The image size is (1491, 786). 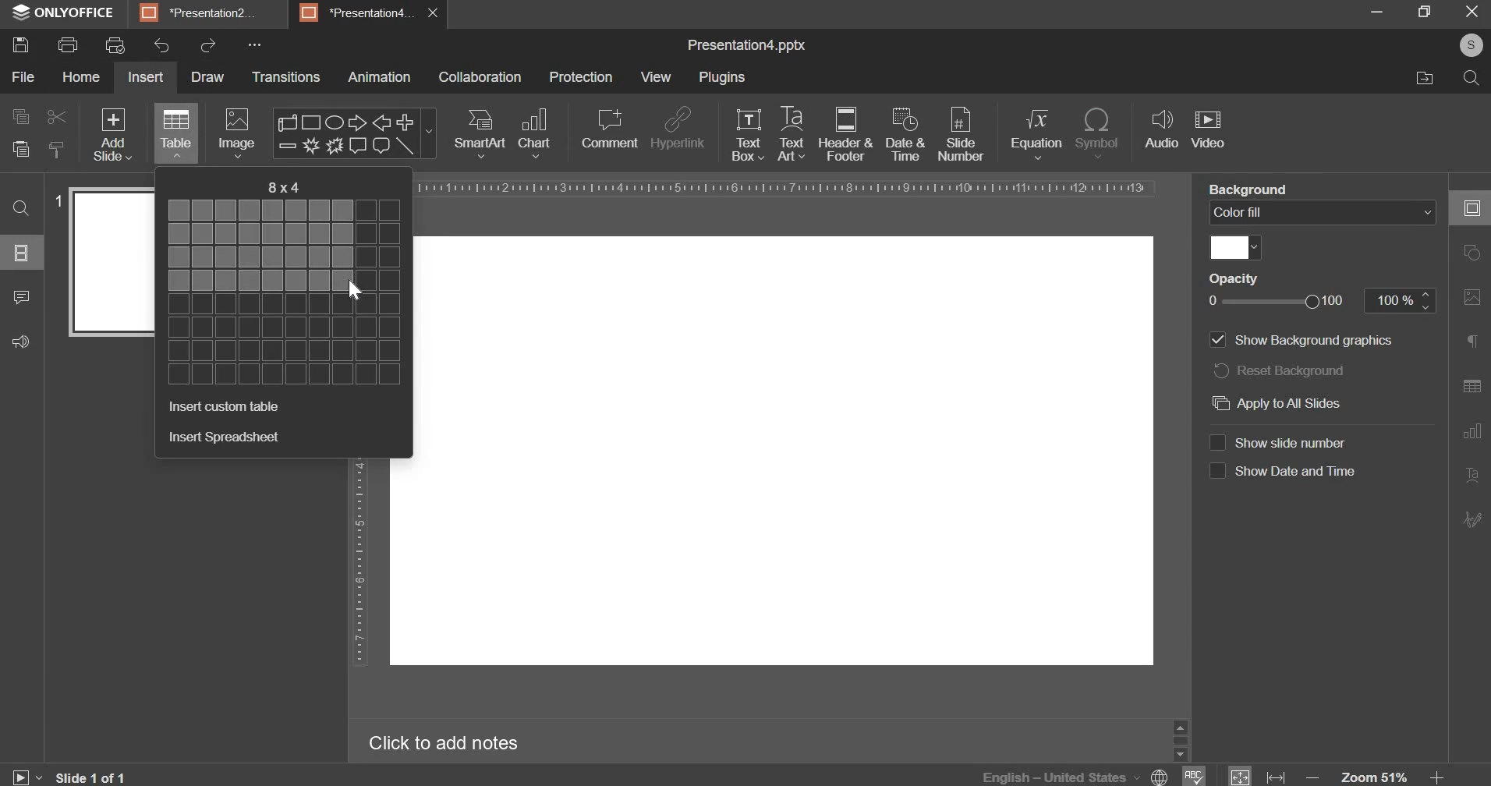 What do you see at coordinates (20, 297) in the screenshot?
I see `comments` at bounding box center [20, 297].